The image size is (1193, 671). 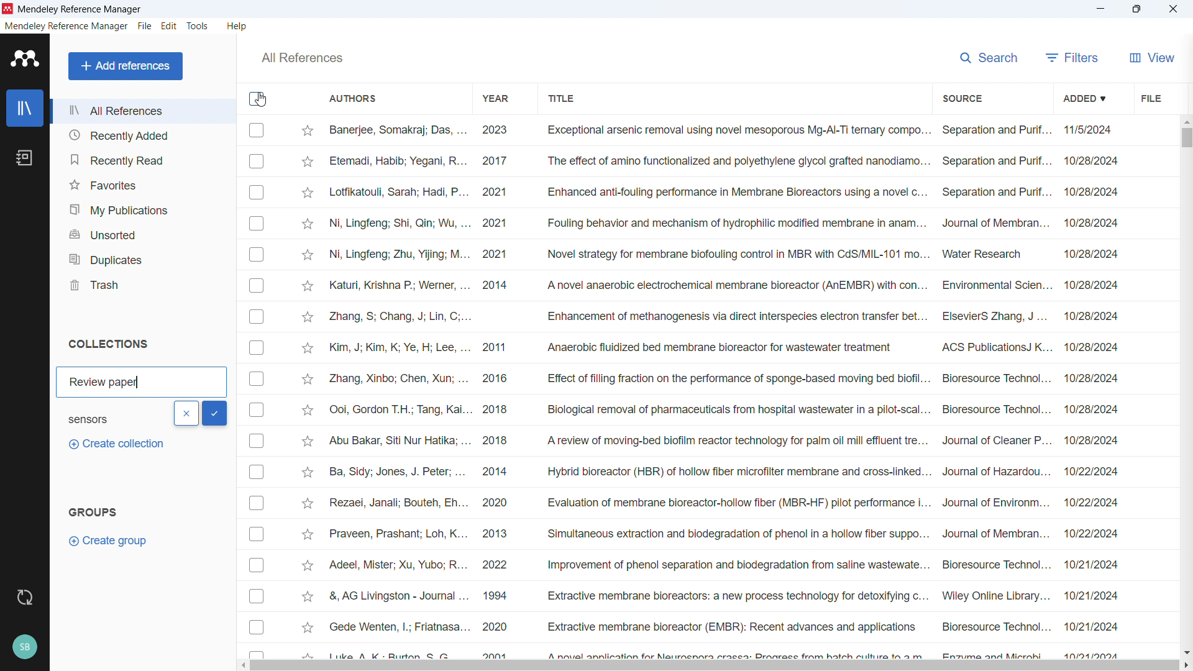 What do you see at coordinates (307, 193) in the screenshot?
I see `Star mark respective publication` at bounding box center [307, 193].